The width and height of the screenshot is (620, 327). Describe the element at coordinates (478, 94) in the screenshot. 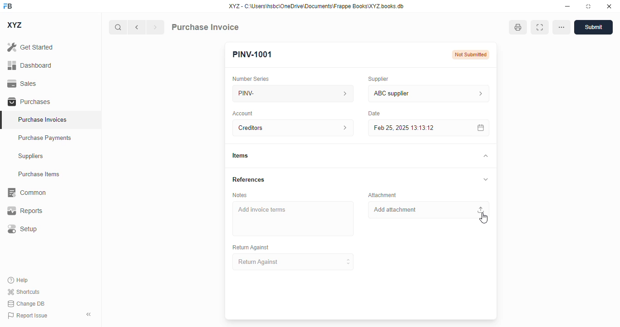

I see `supplier information` at that location.